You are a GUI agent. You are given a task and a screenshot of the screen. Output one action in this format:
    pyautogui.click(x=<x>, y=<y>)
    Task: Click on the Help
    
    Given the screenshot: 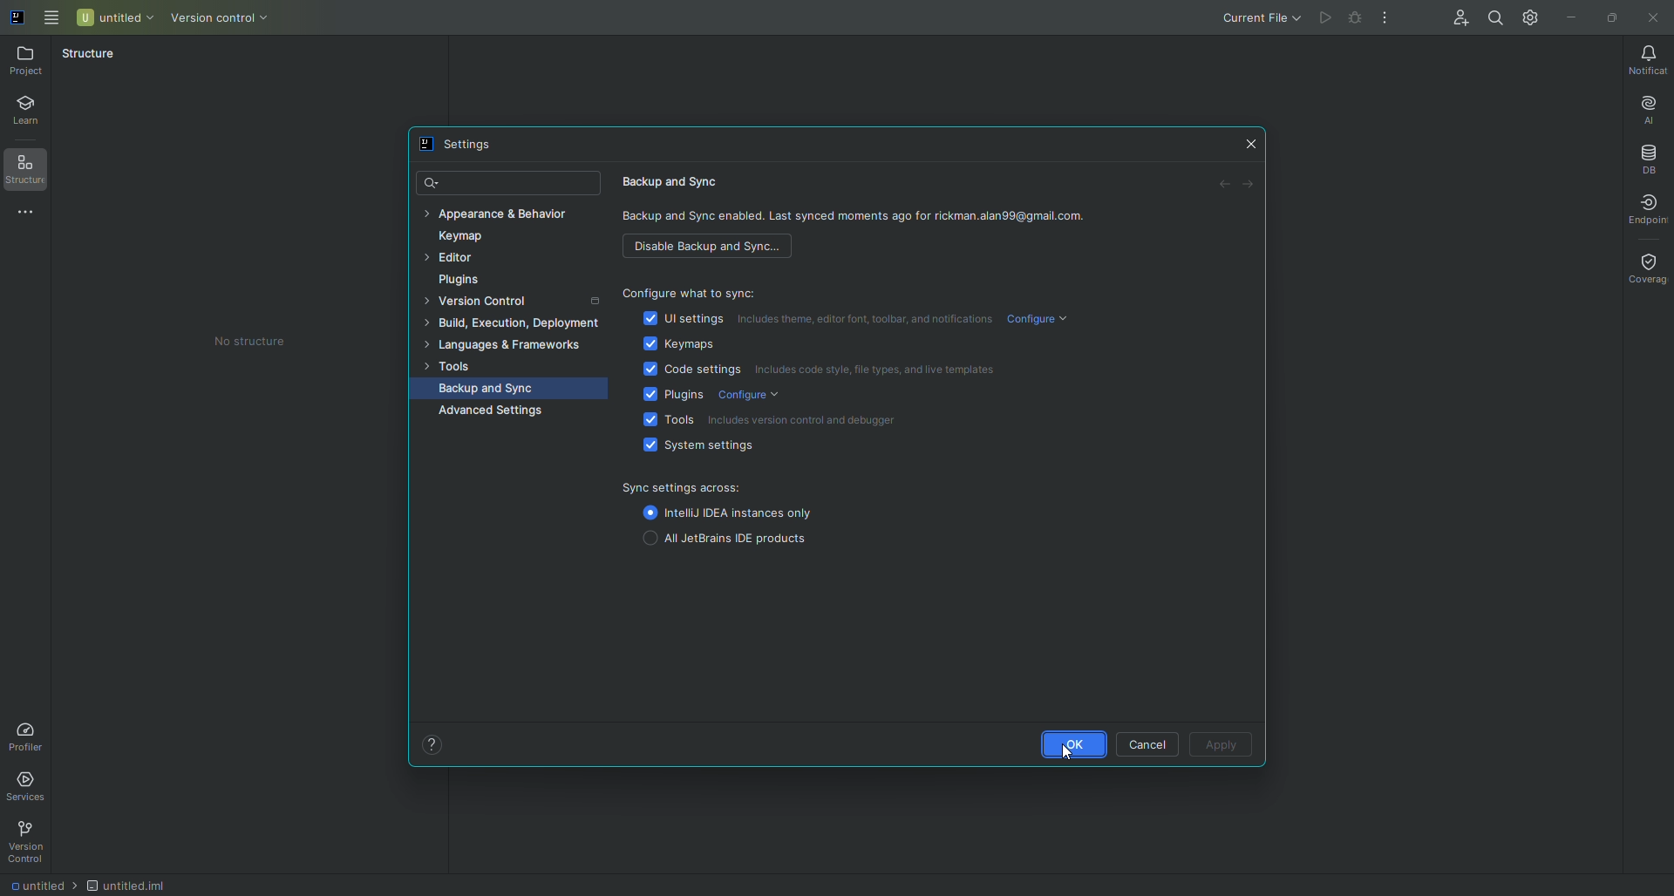 What is the action you would take?
    pyautogui.click(x=432, y=743)
    